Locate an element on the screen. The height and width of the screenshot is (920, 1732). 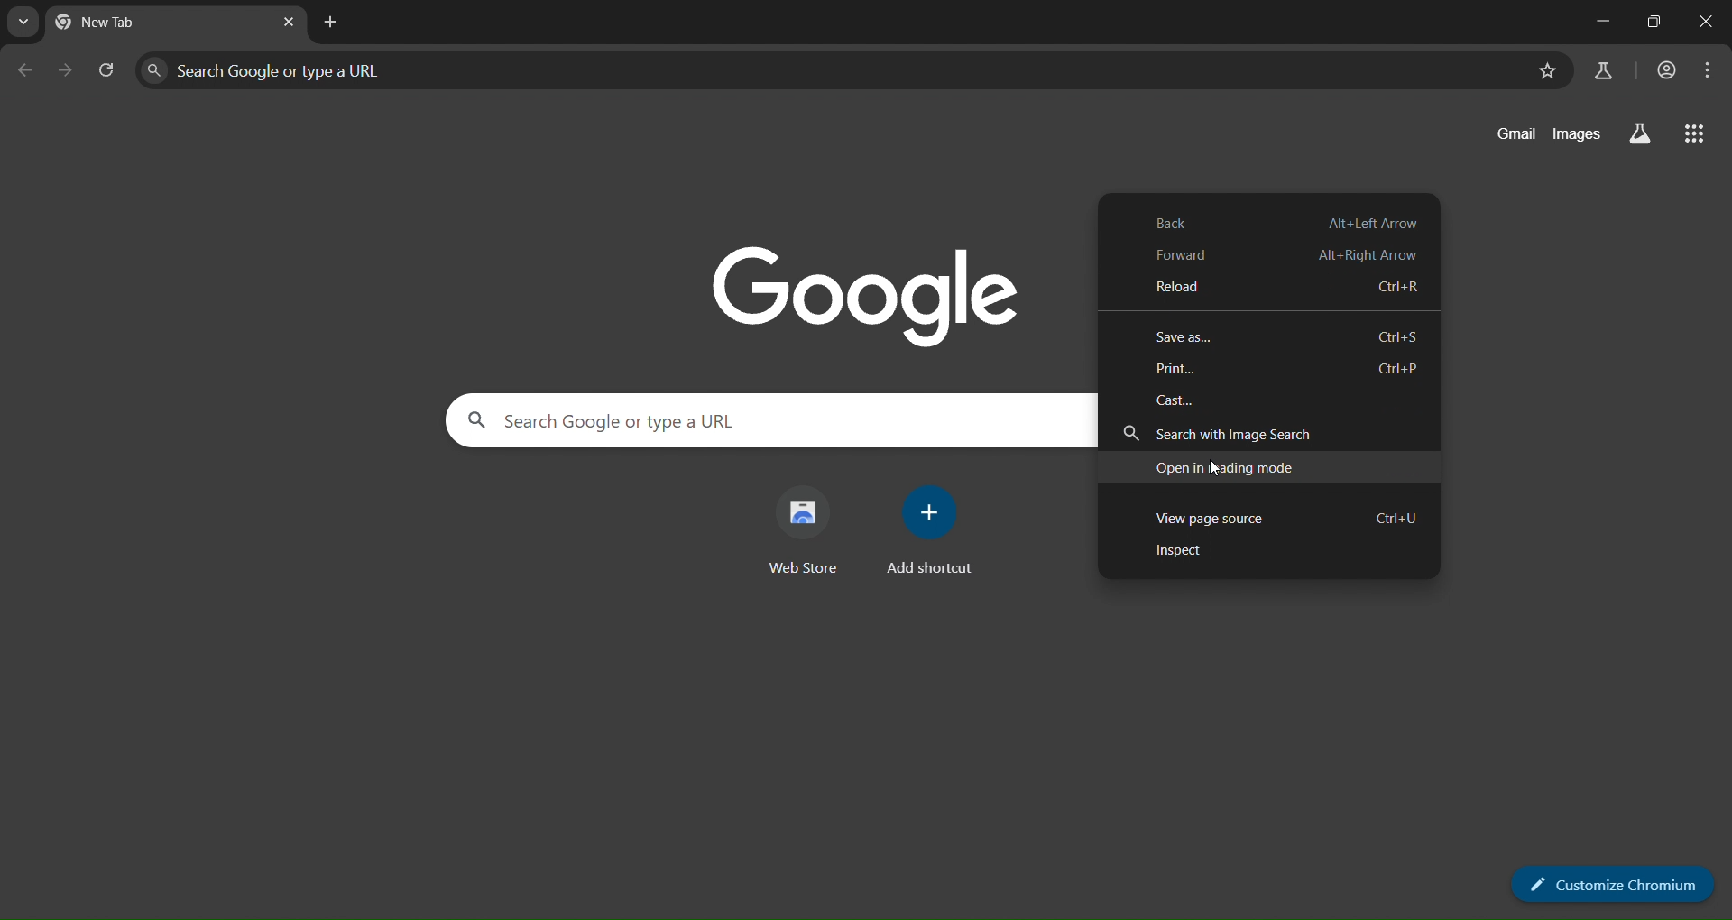
web store is located at coordinates (812, 528).